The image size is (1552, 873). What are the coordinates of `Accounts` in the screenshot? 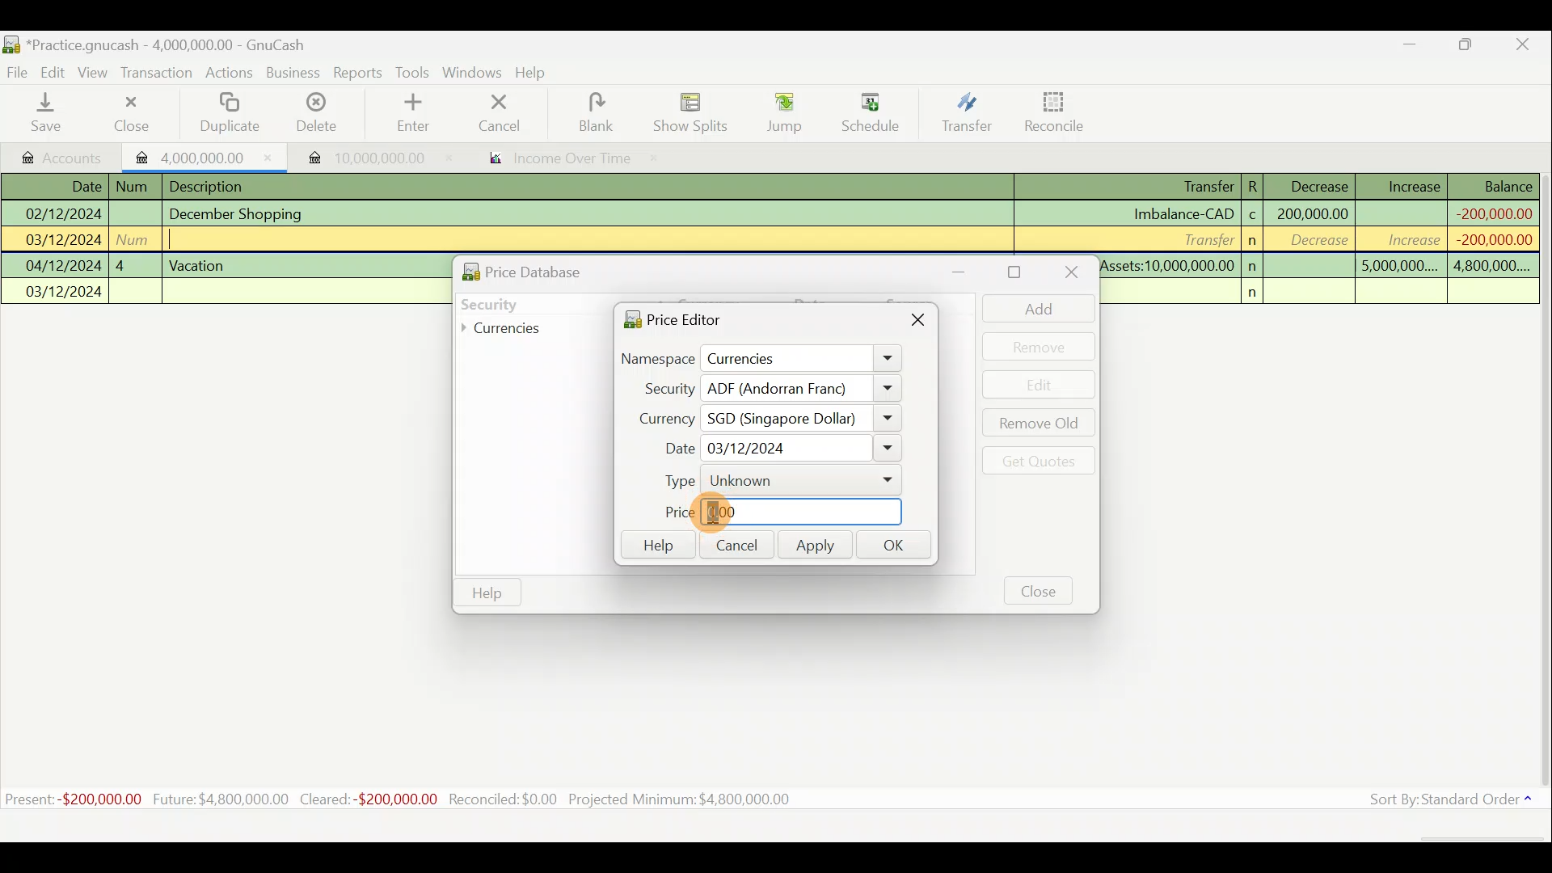 It's located at (57, 154).